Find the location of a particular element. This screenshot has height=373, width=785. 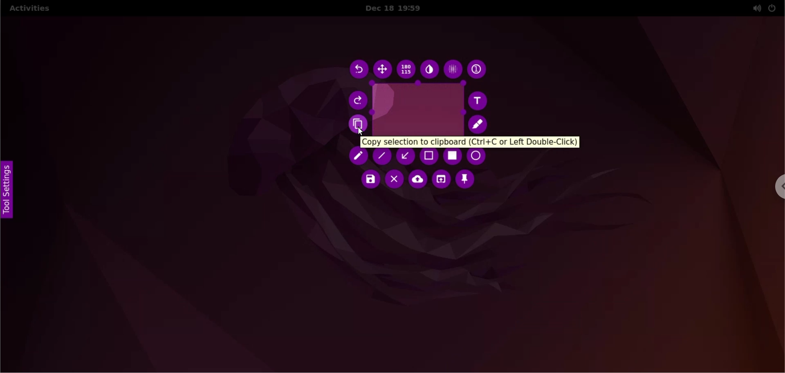

cursor is located at coordinates (362, 132).